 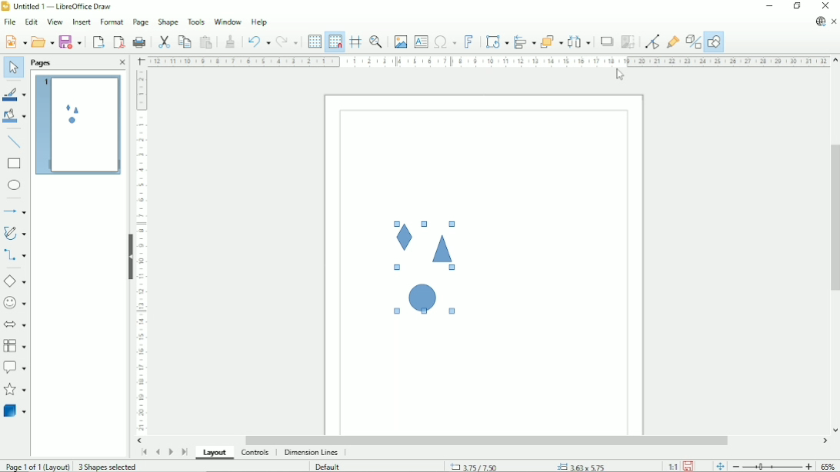 What do you see at coordinates (16, 211) in the screenshot?
I see `Lines and arrows` at bounding box center [16, 211].